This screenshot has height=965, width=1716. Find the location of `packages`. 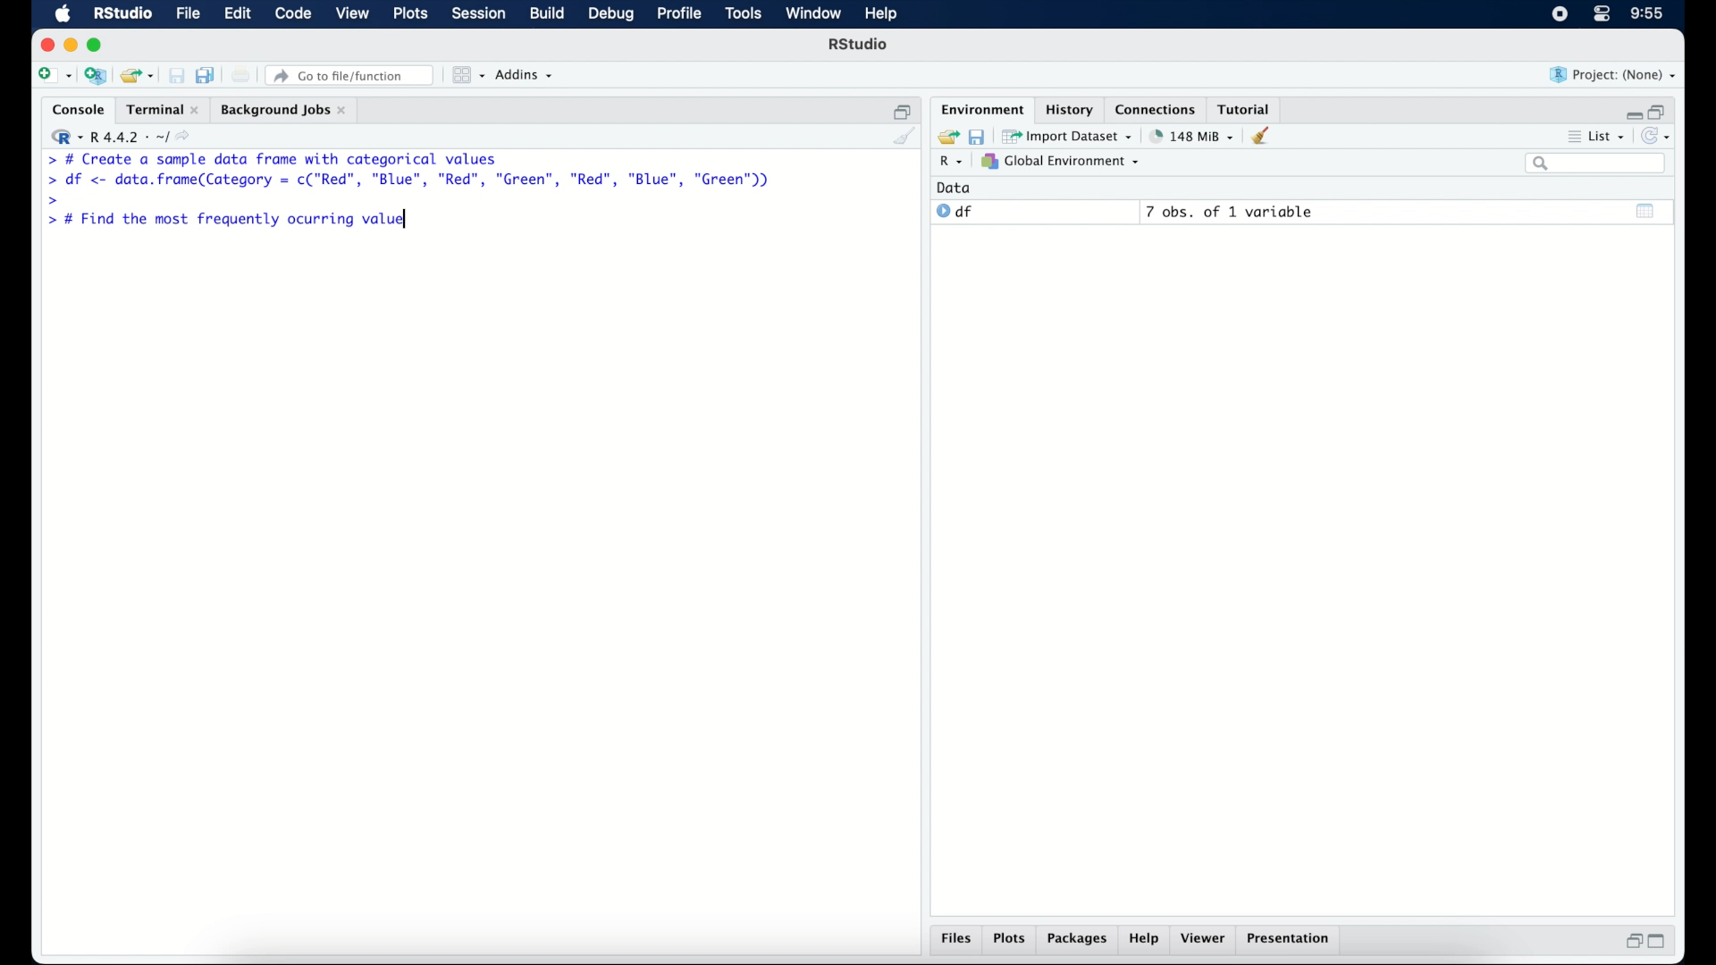

packages is located at coordinates (1079, 941).